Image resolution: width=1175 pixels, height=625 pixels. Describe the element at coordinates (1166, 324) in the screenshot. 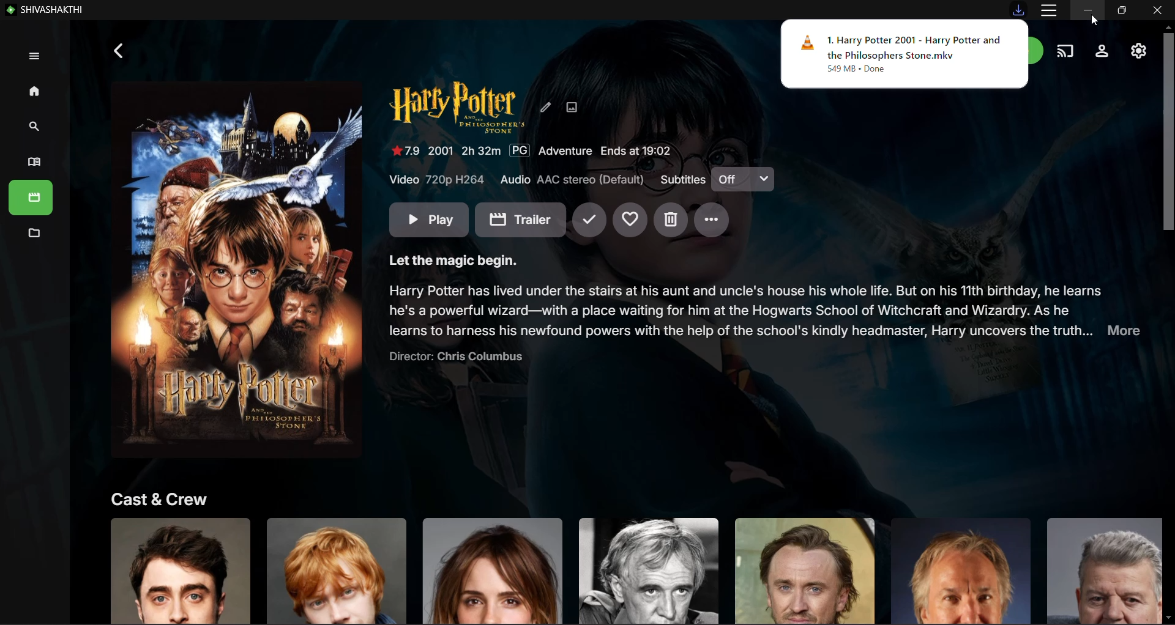

I see `Vertical Scroll Bar` at that location.